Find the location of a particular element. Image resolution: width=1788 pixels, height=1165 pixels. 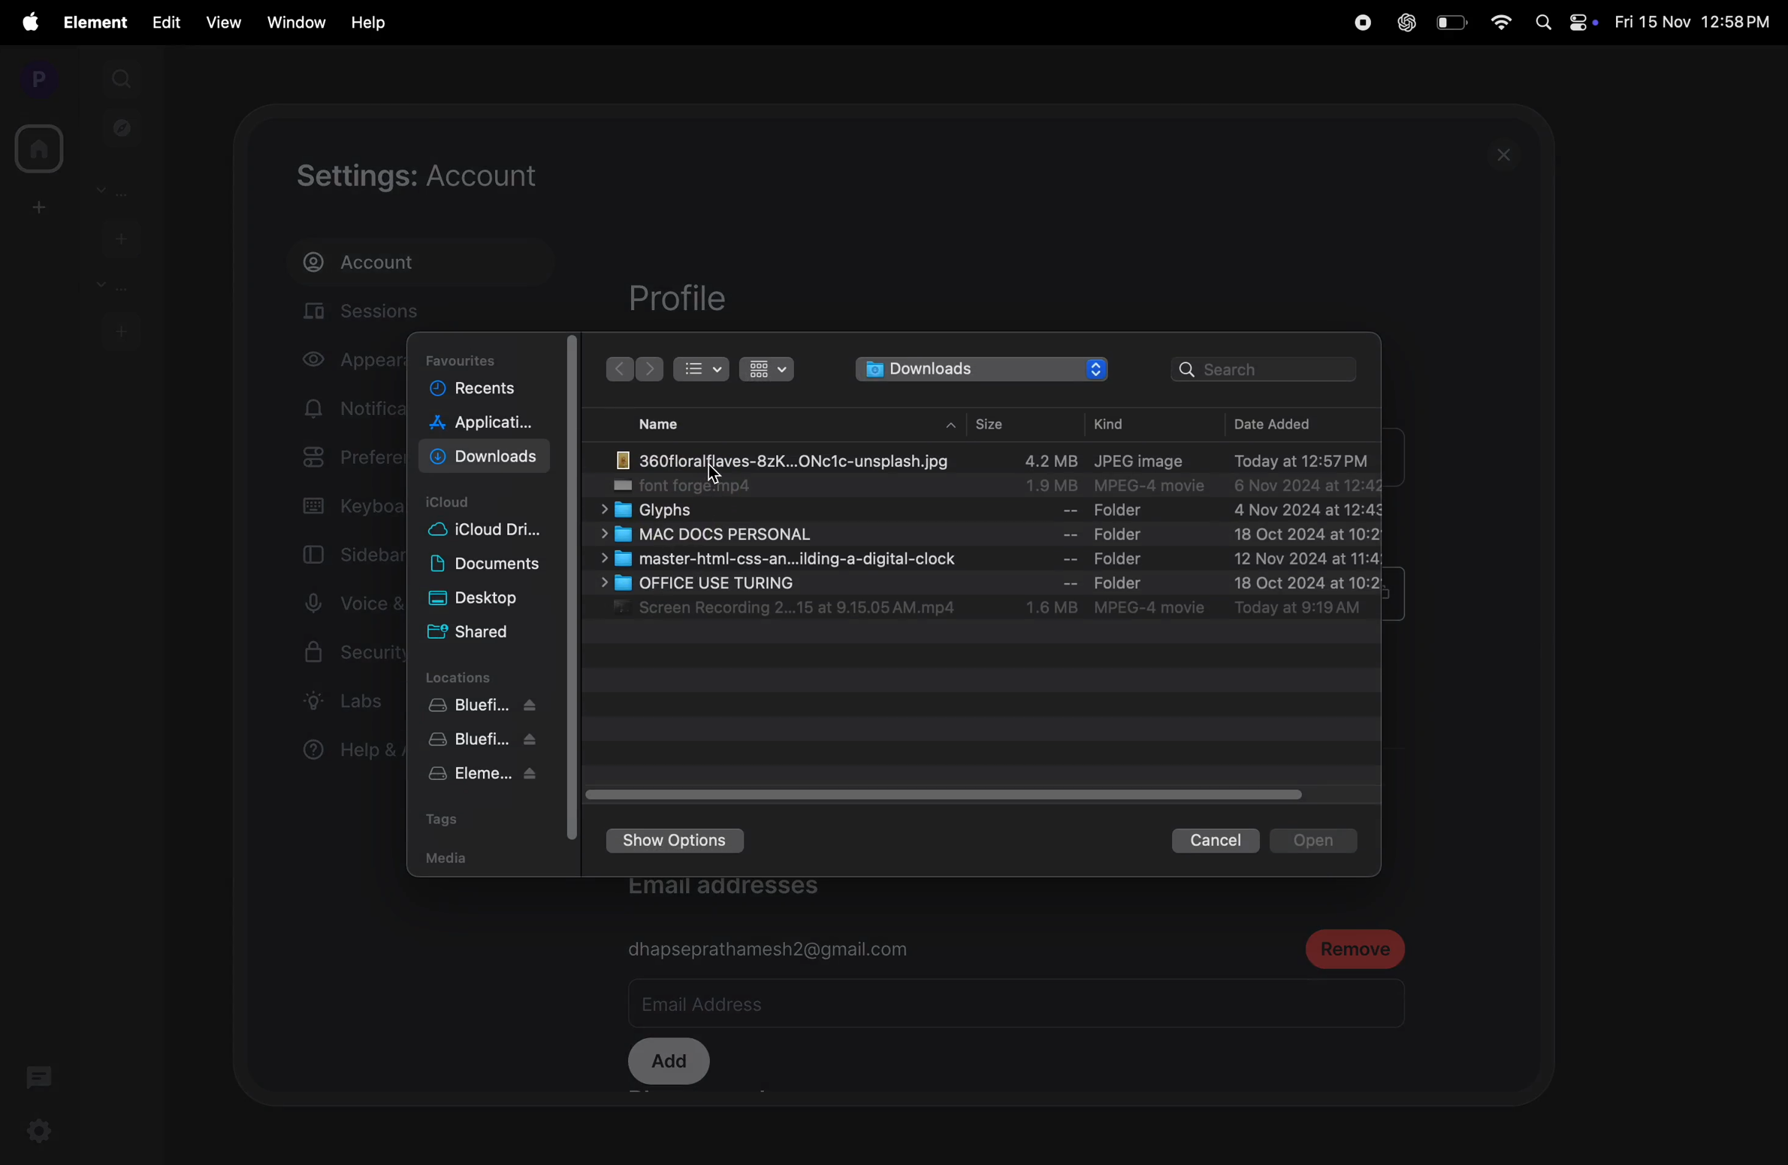

bluefish apk is located at coordinates (485, 742).